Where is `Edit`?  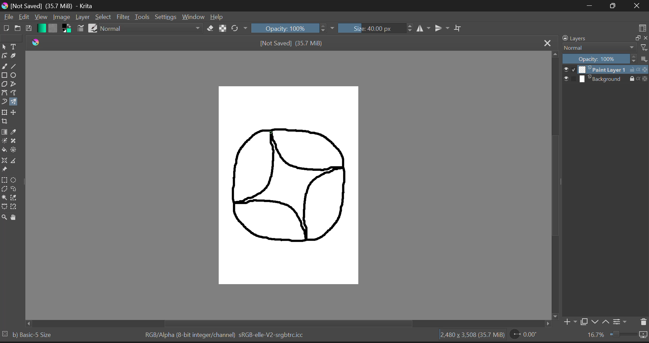 Edit is located at coordinates (24, 17).